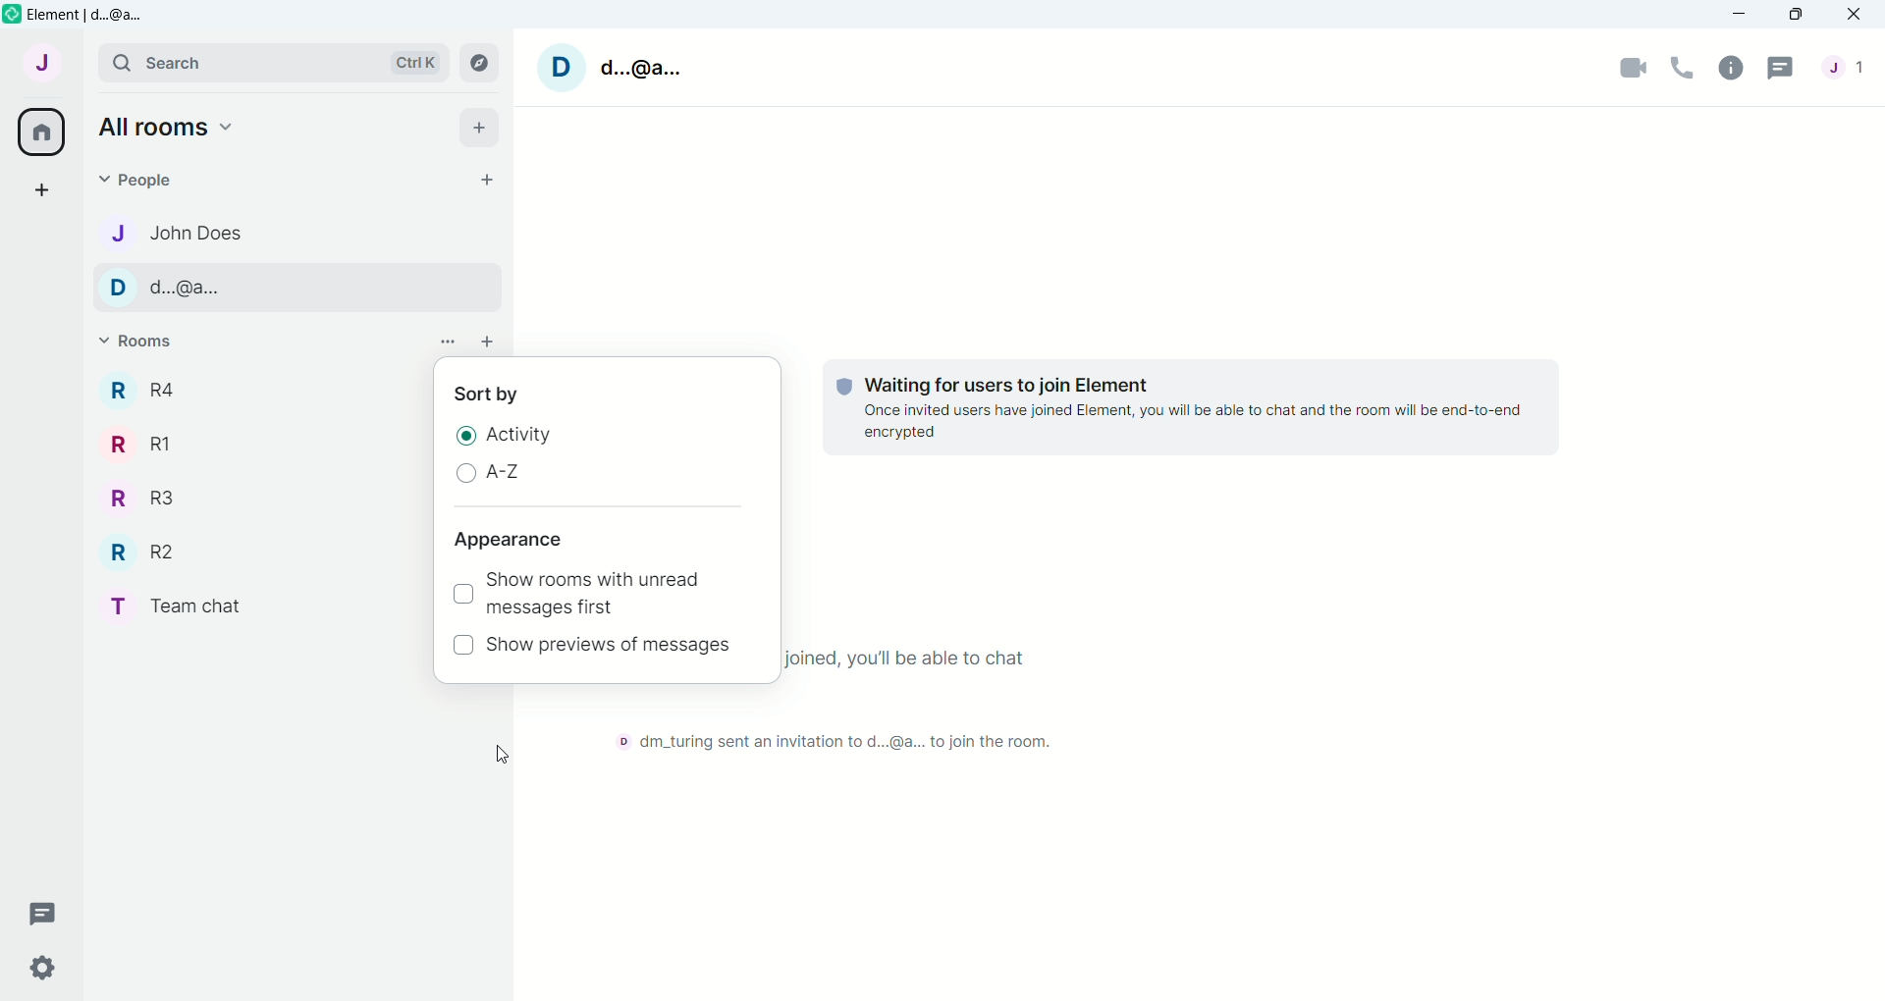  I want to click on Add, so click(478, 130).